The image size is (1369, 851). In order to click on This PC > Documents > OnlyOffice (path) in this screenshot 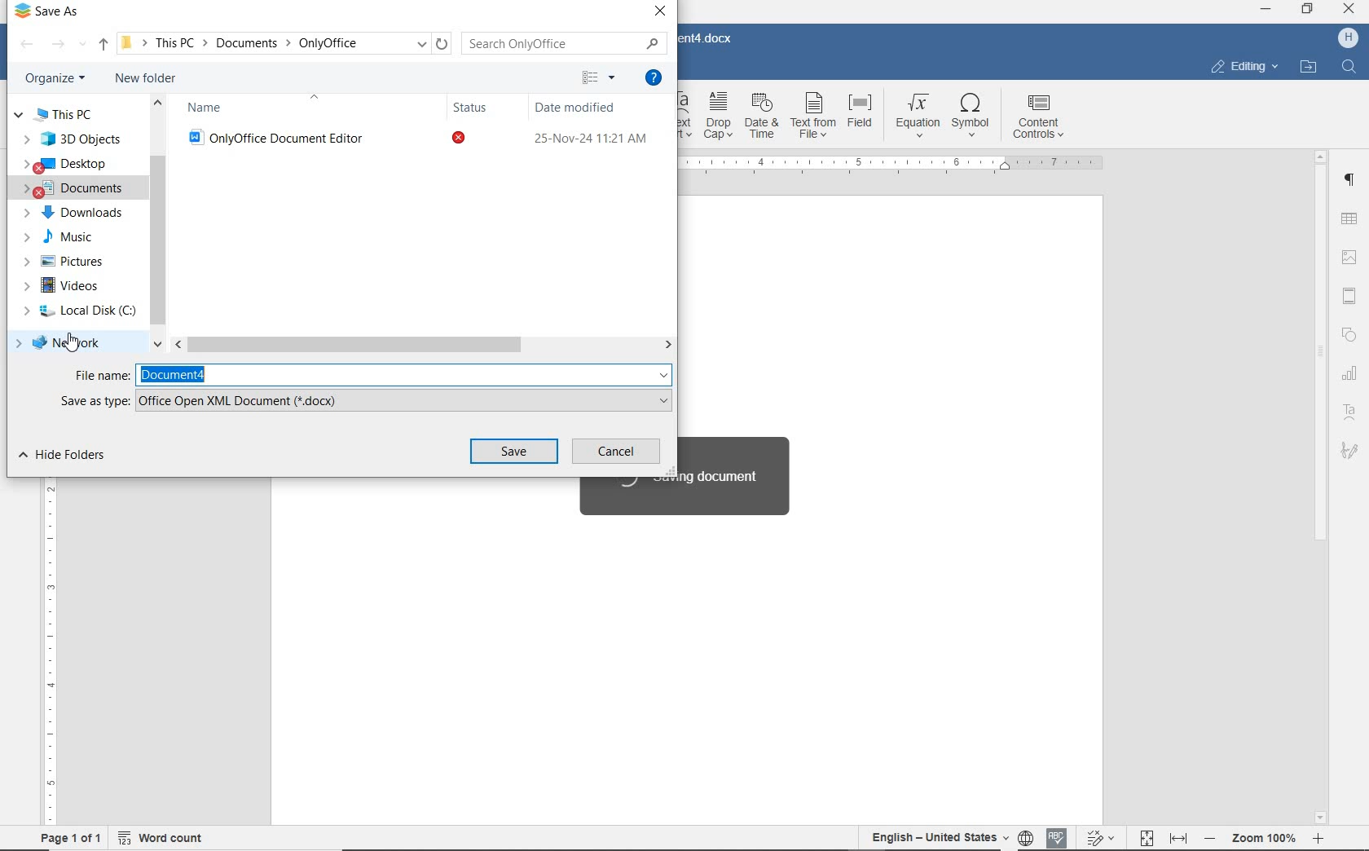, I will do `click(275, 46)`.